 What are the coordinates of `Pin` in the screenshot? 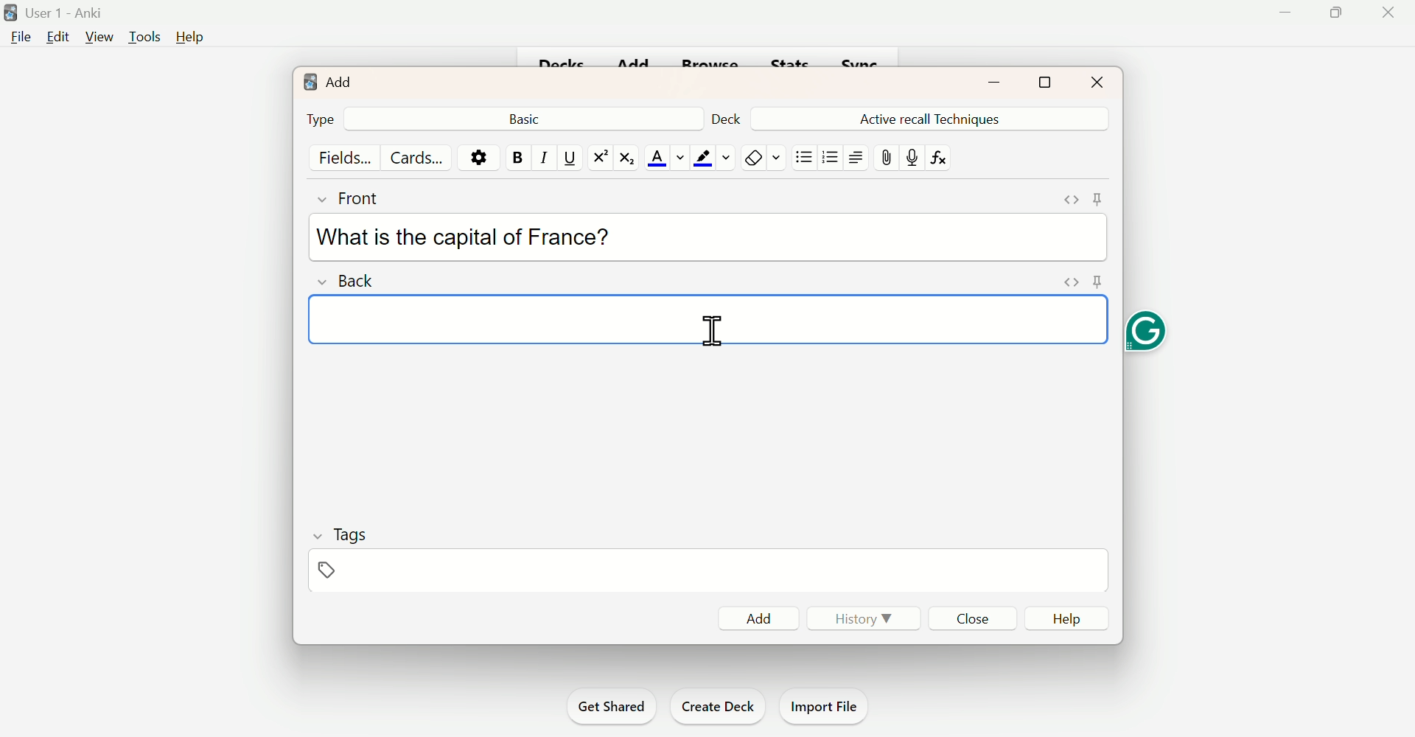 It's located at (1079, 195).